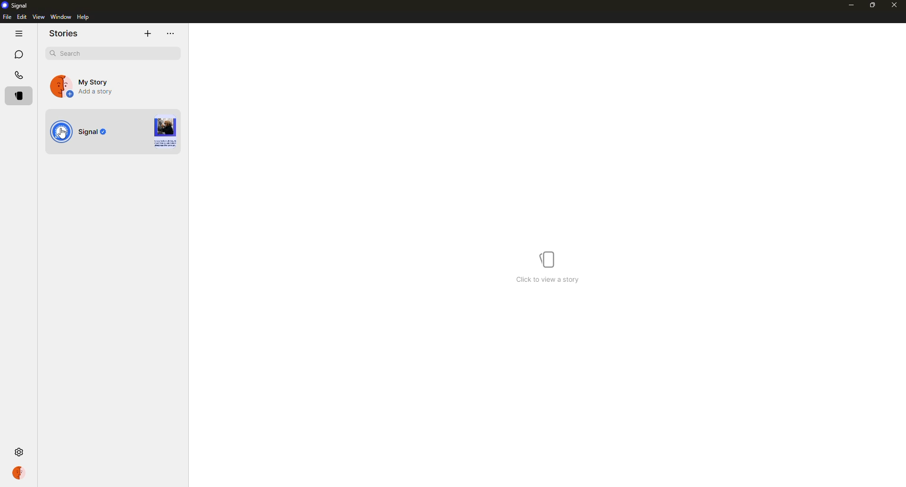 This screenshot has height=487, width=906. Describe the element at coordinates (18, 34) in the screenshot. I see `hide tabs` at that location.